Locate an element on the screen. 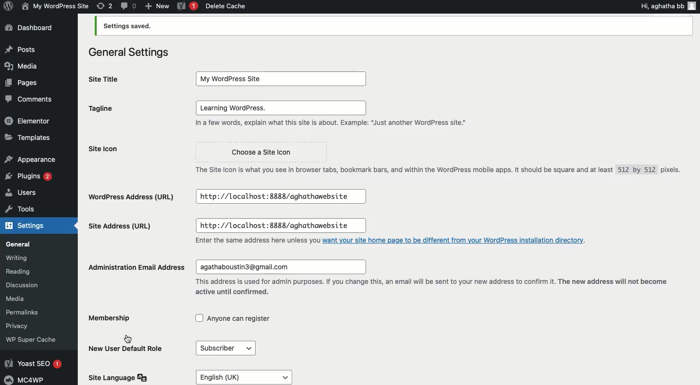 This screenshot has width=700, height=385. Yoast SEO 1 is located at coordinates (36, 363).